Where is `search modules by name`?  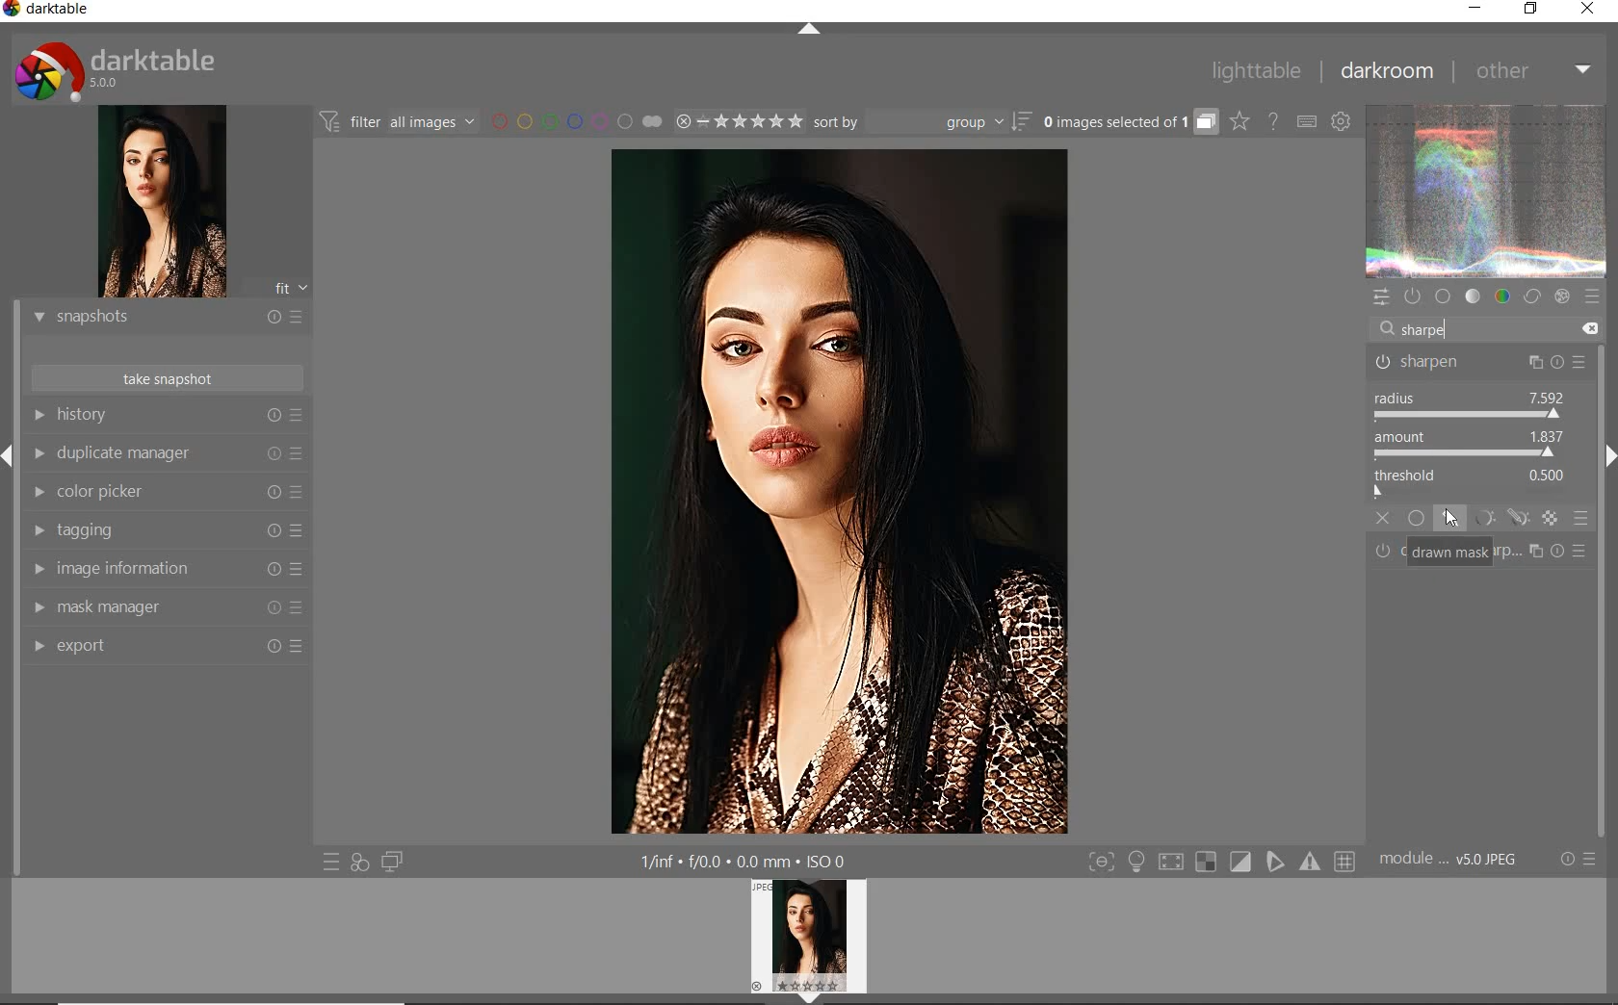
search modules by name is located at coordinates (1487, 328).